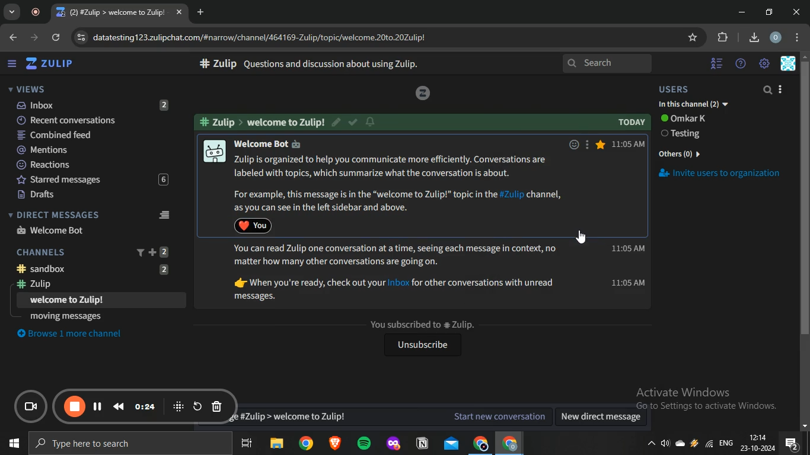  I want to click on show hidden icons, so click(650, 447).